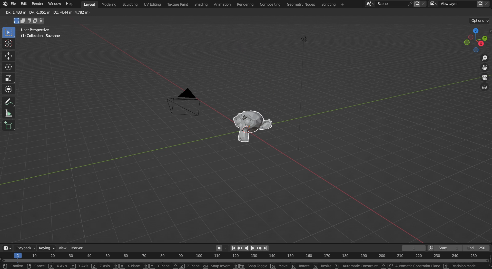 The width and height of the screenshot is (492, 269). I want to click on intersect existing selection, so click(43, 21).